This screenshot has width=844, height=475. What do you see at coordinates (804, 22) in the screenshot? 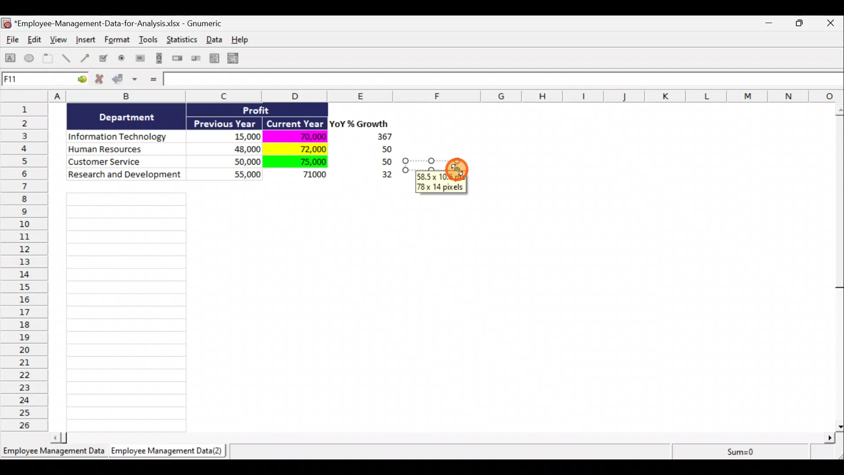
I see `Maximise` at bounding box center [804, 22].